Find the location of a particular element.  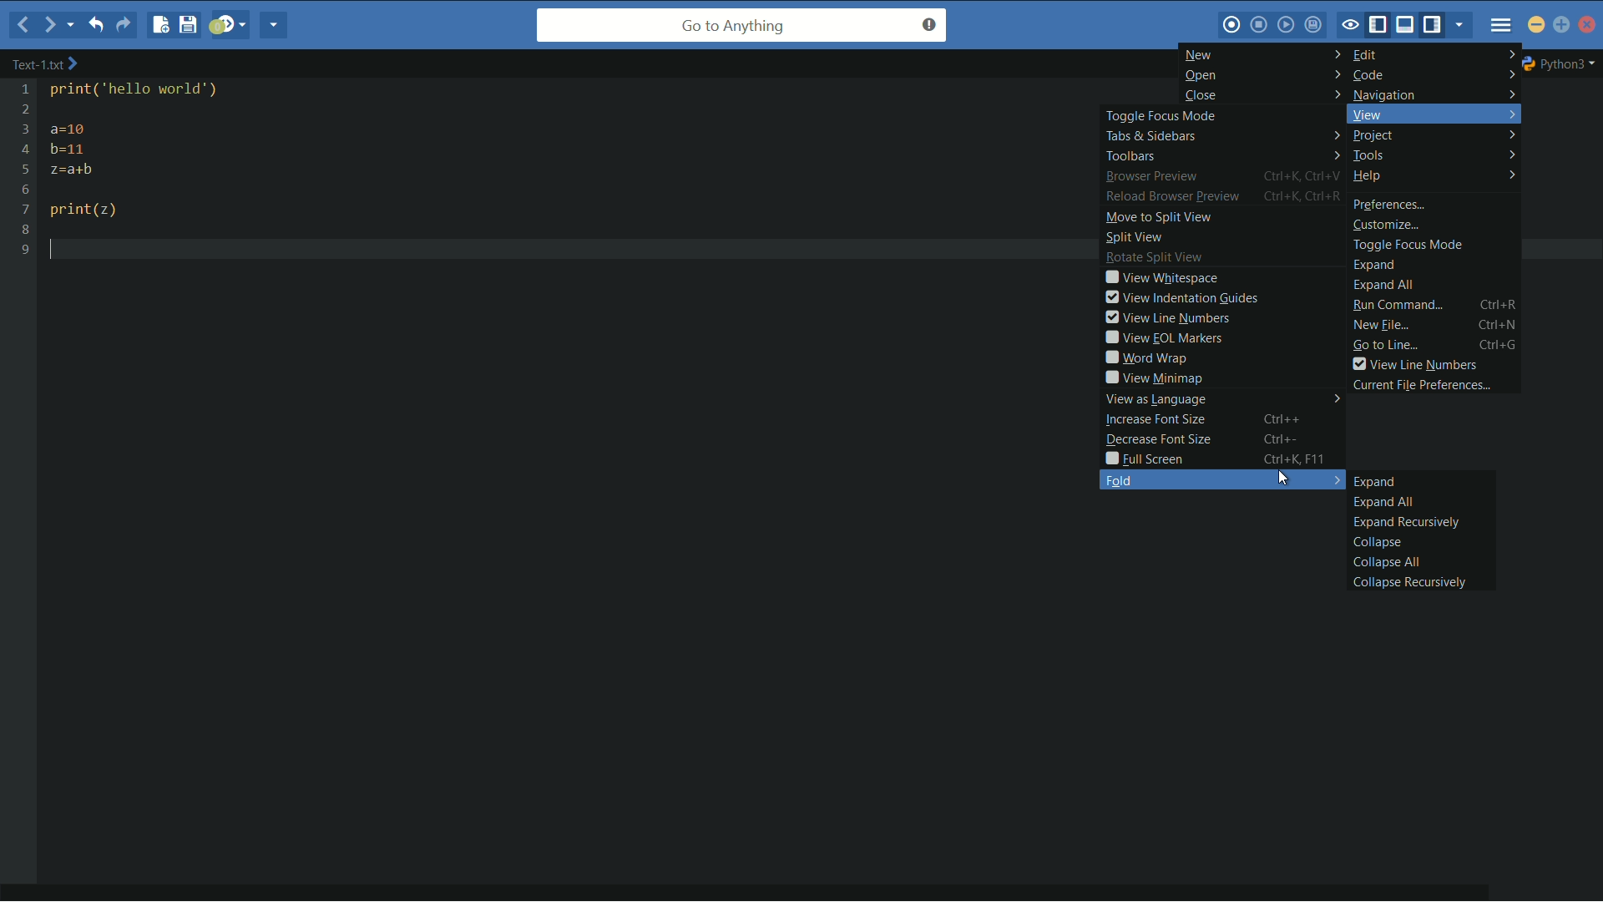

Ctrl+K, Ctrl+R is located at coordinates (1305, 196).